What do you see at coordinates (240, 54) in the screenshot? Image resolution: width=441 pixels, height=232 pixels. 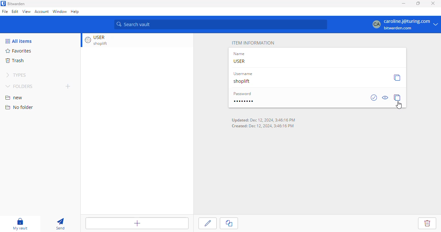 I see `name` at bounding box center [240, 54].